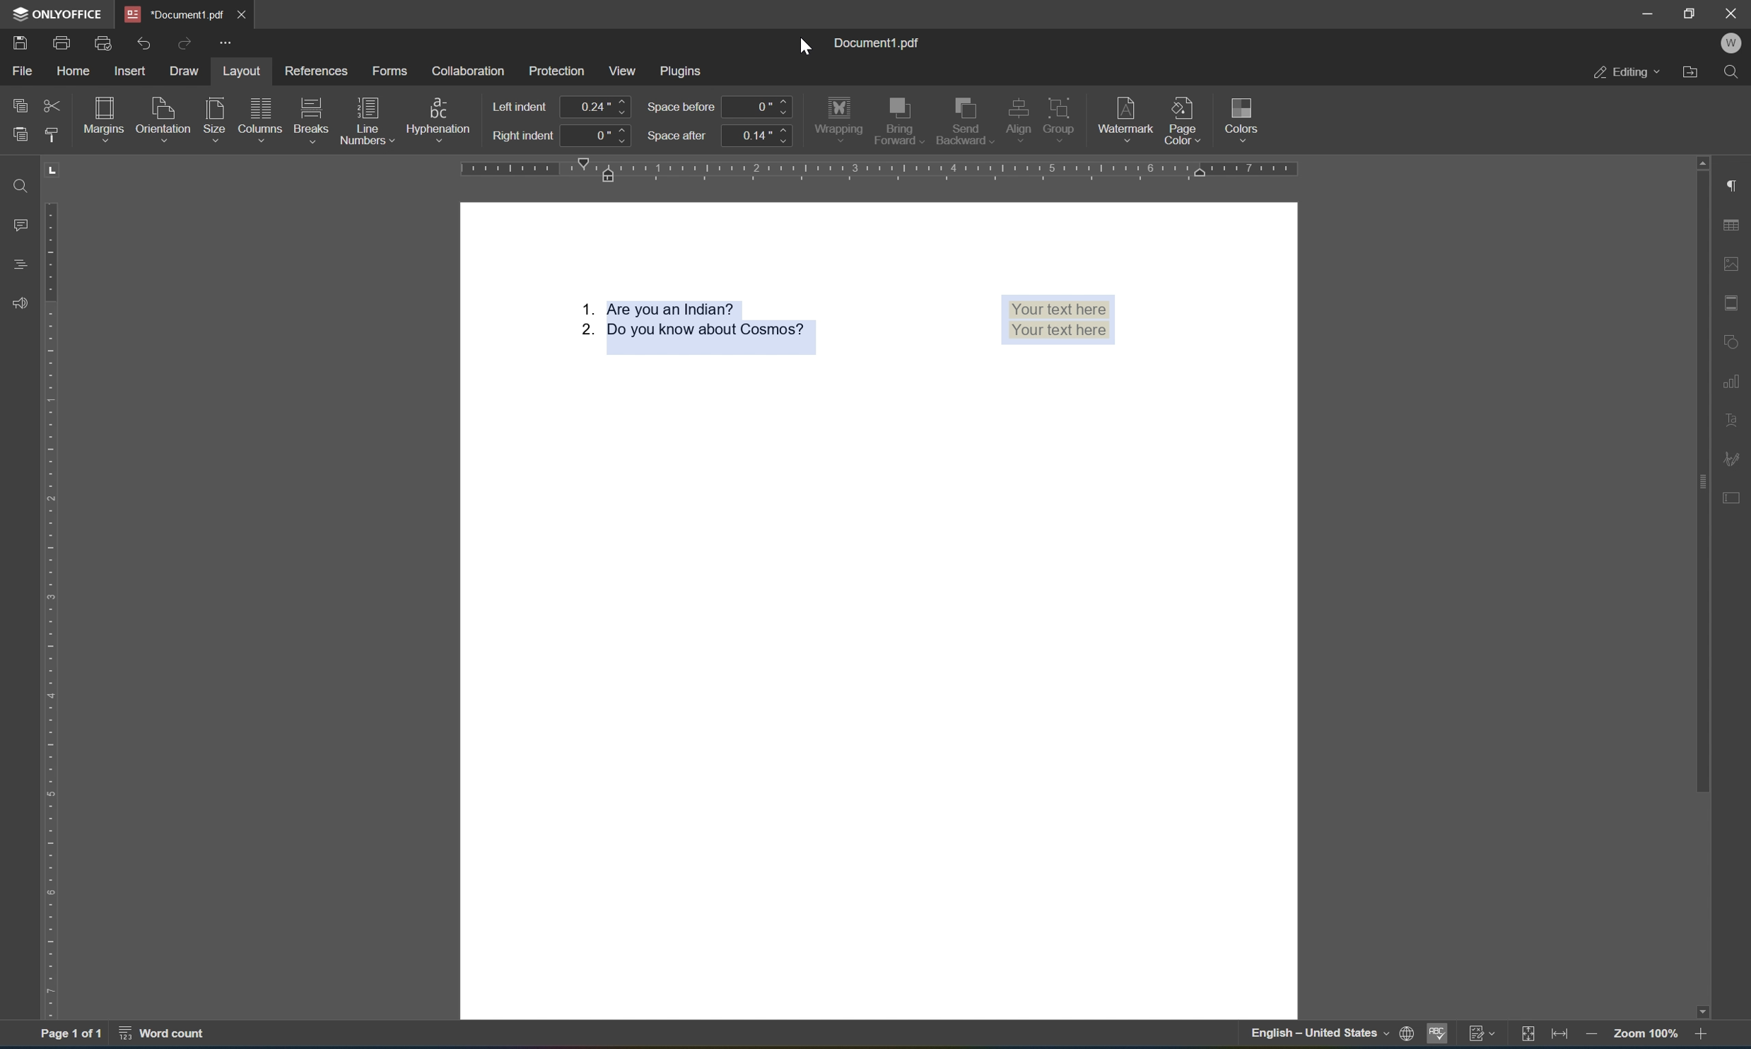 The image size is (1751, 1049). Describe the element at coordinates (175, 14) in the screenshot. I see `document1` at that location.